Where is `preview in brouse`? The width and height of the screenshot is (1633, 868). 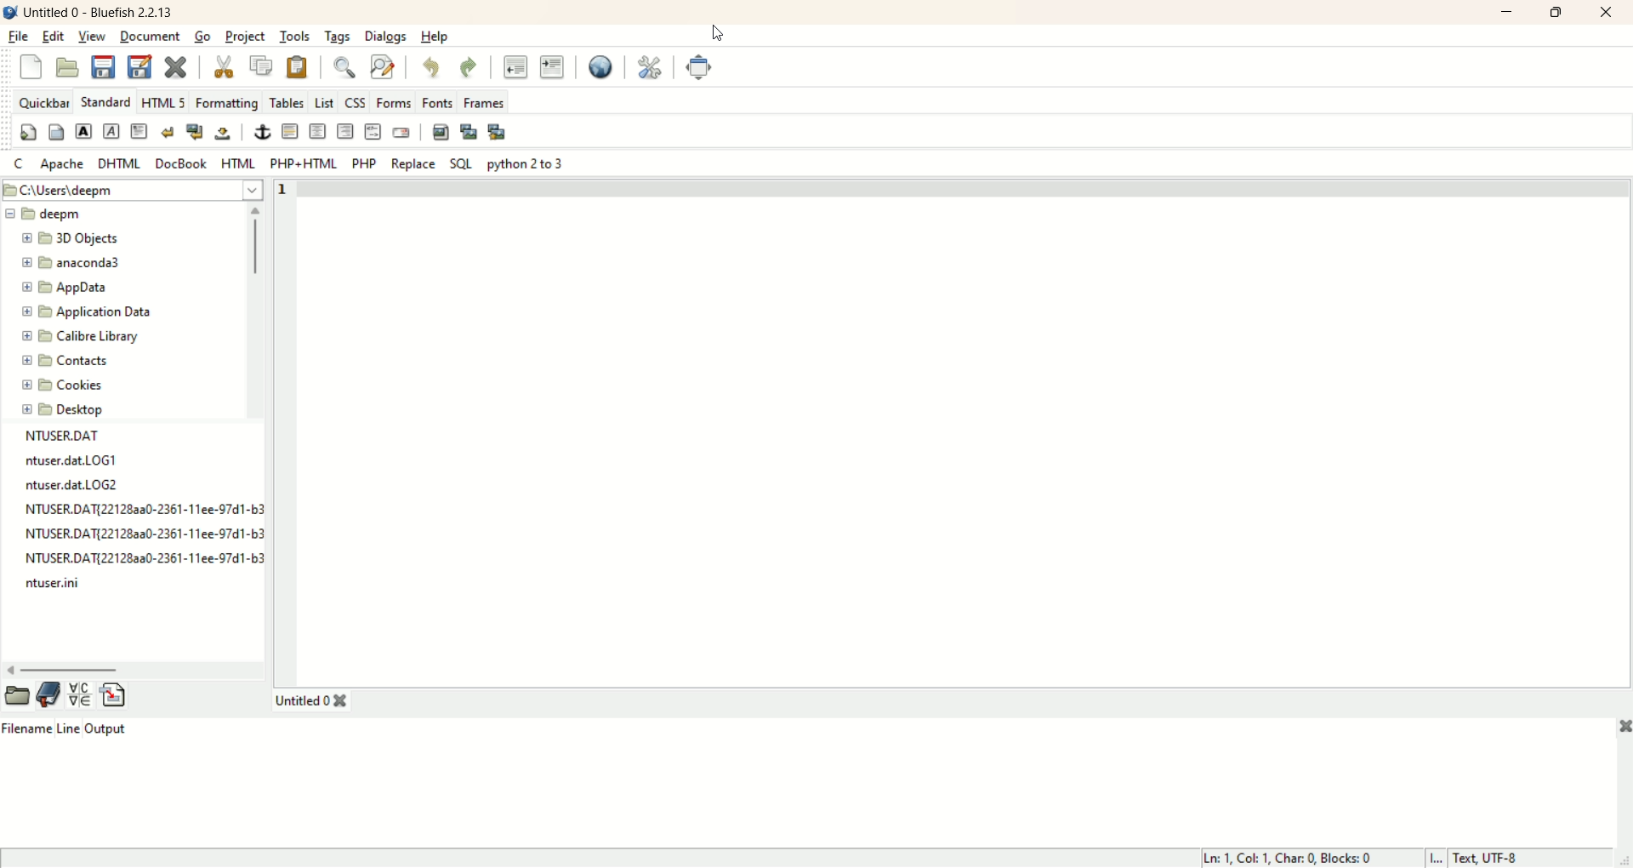 preview in brouse is located at coordinates (606, 66).